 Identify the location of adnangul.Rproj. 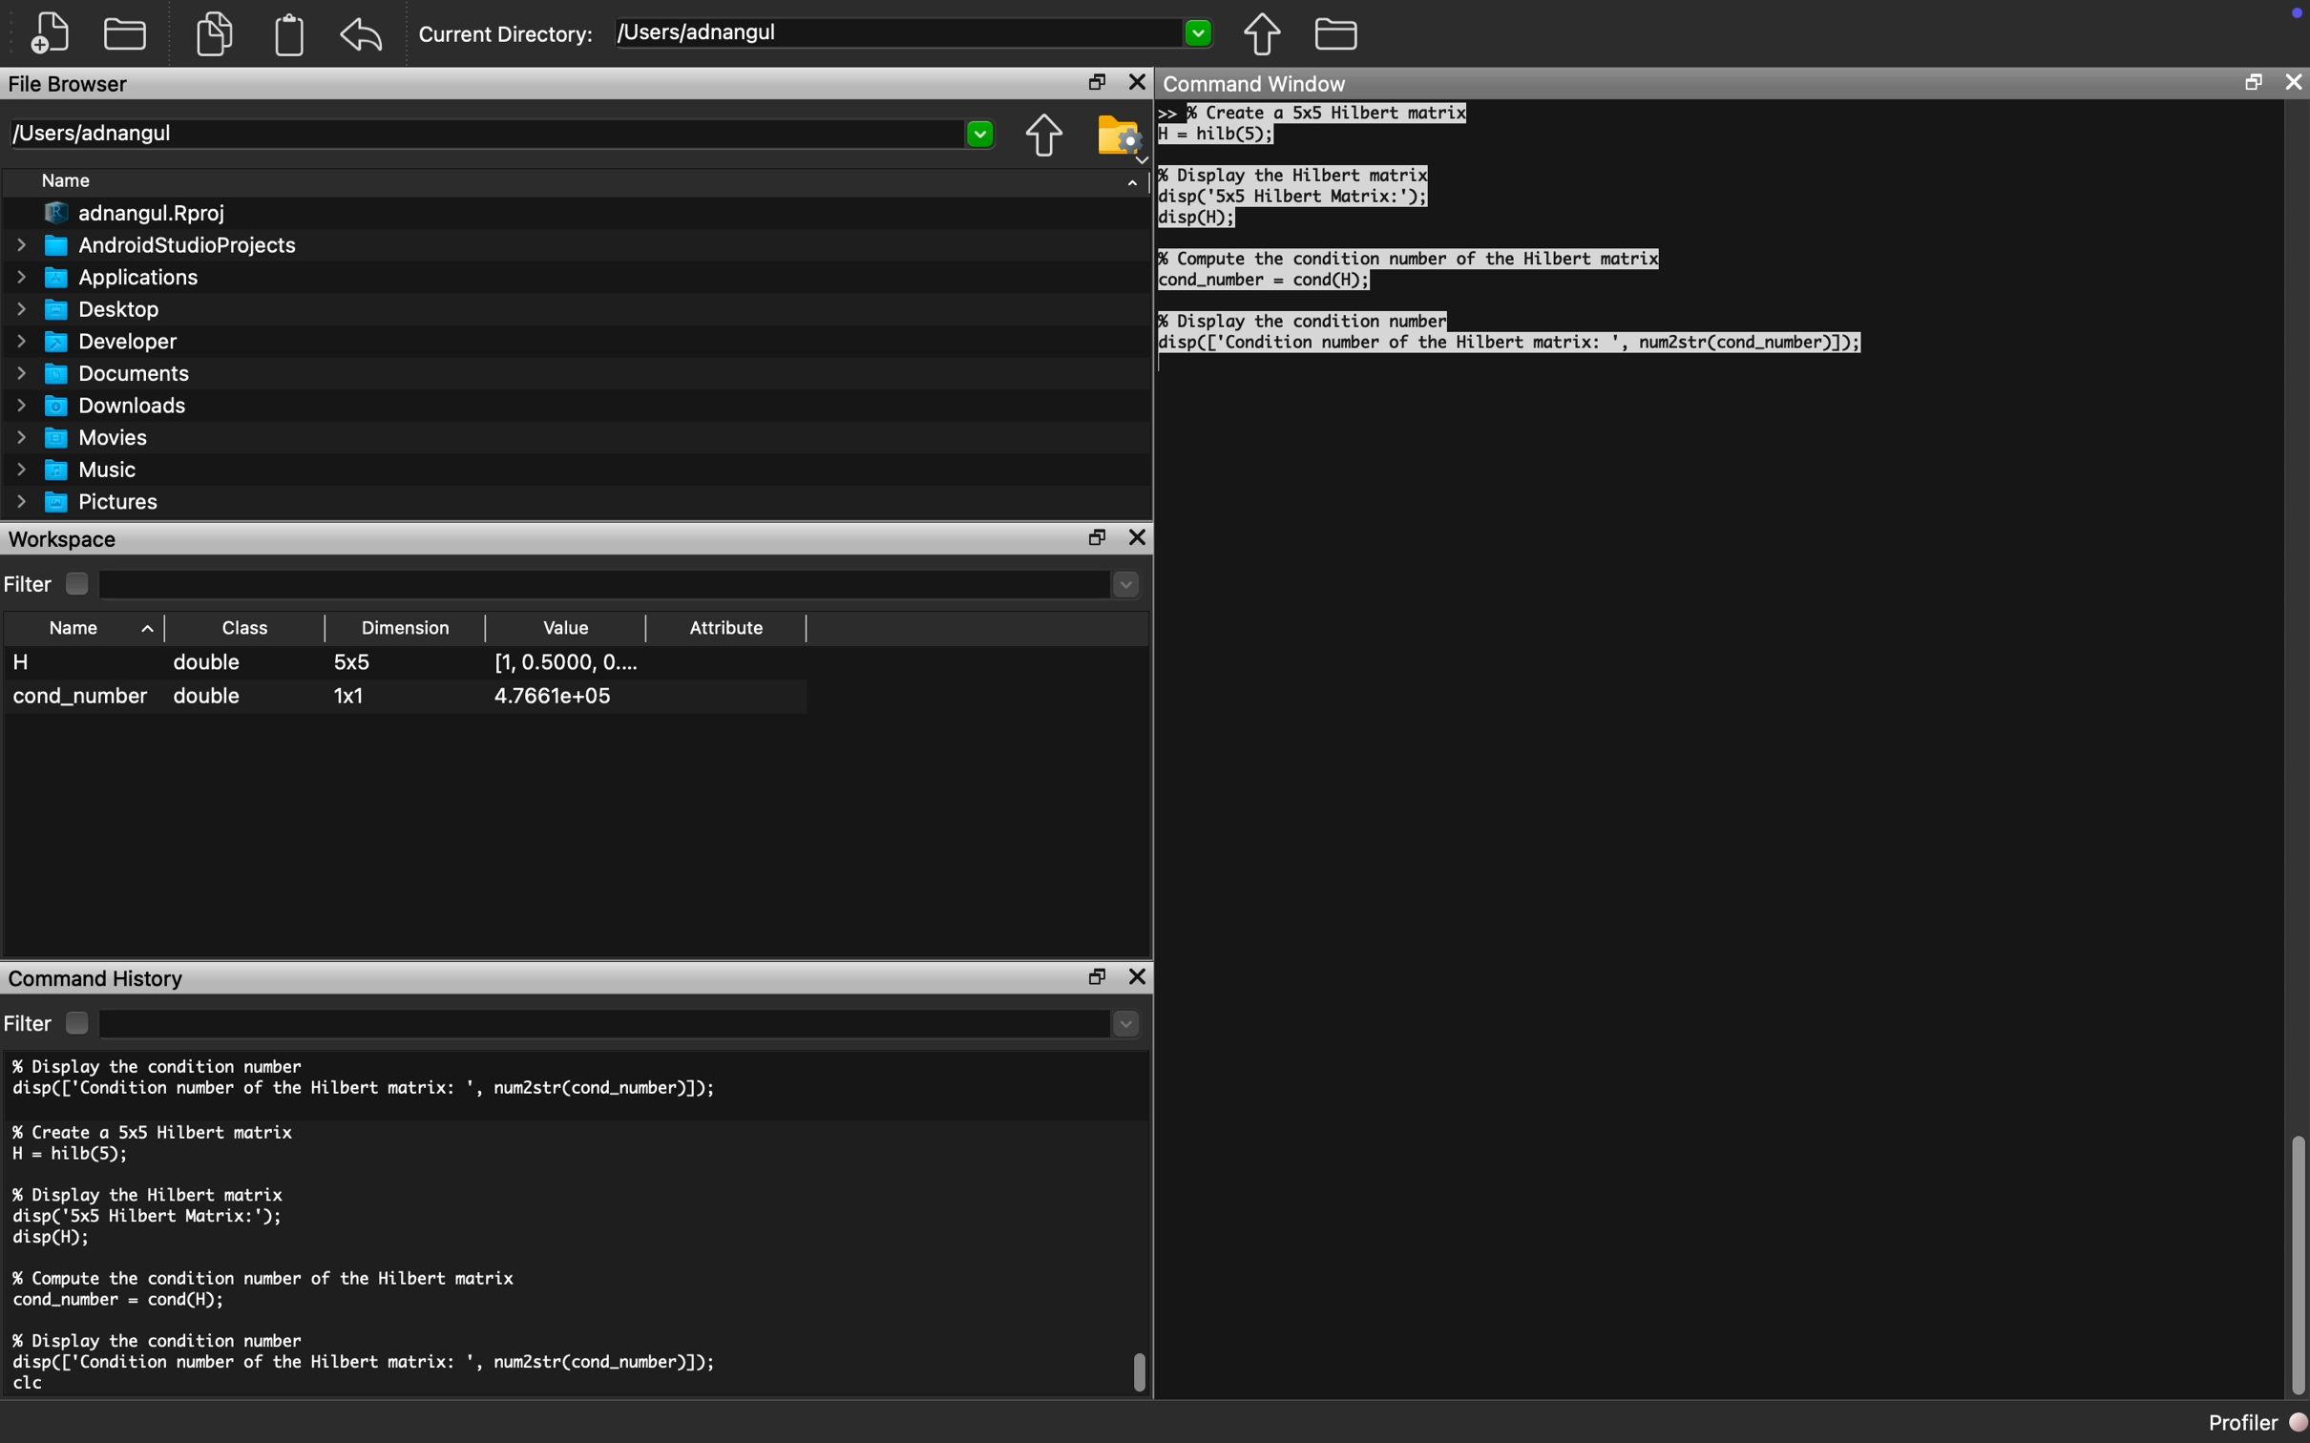
(131, 216).